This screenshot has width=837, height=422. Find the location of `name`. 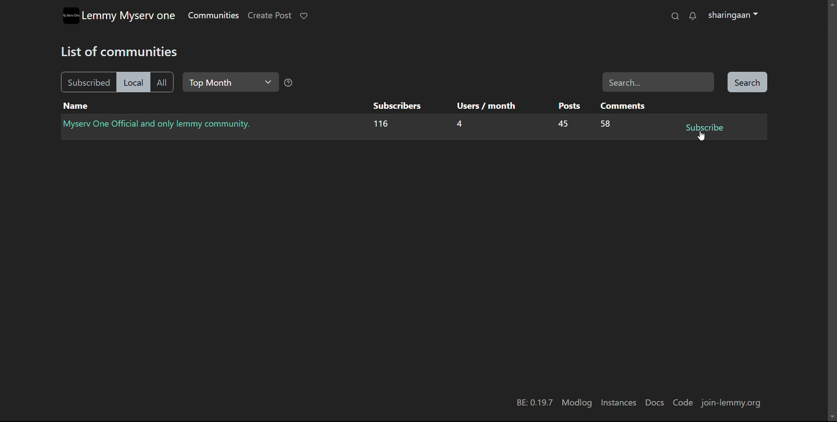

name is located at coordinates (76, 106).